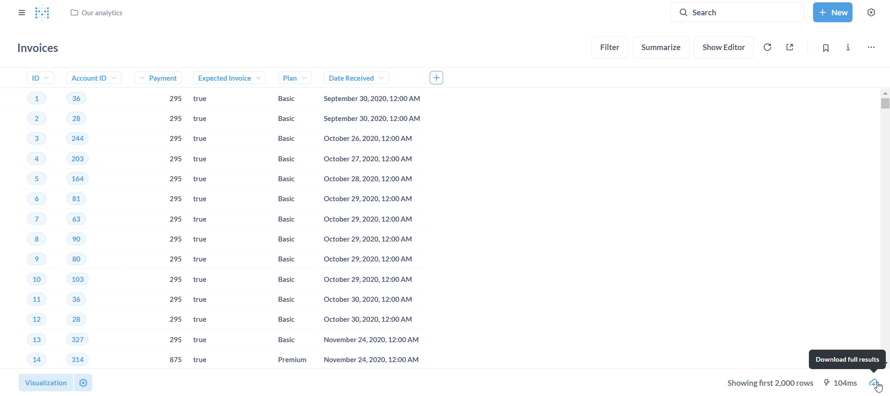  I want to click on Basic, so click(282, 300).